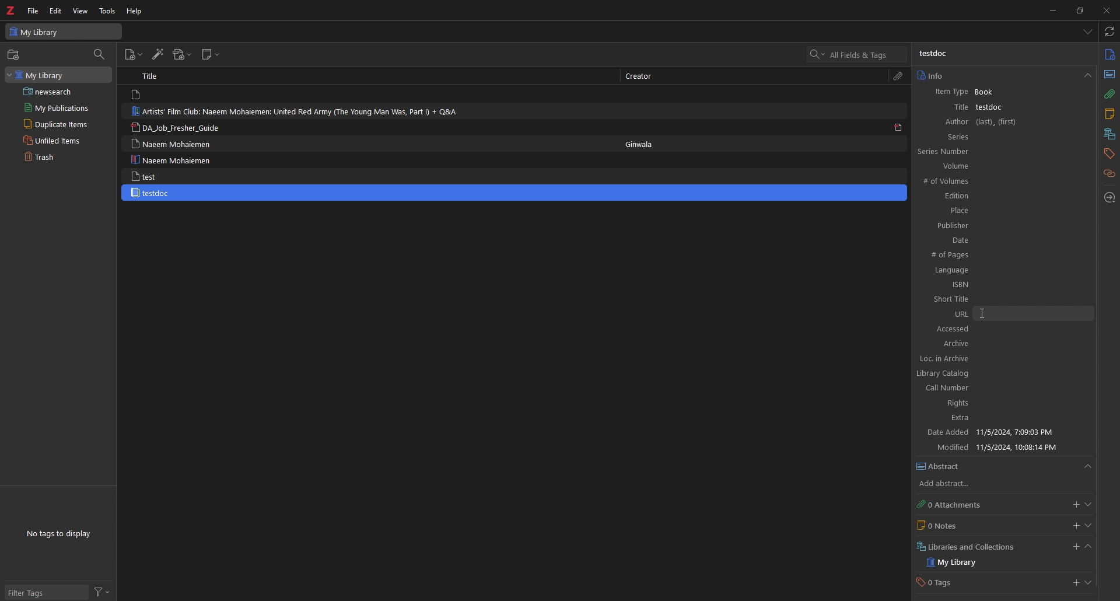 Image resolution: width=1120 pixels, height=601 pixels. Describe the element at coordinates (1109, 198) in the screenshot. I see `locate` at that location.